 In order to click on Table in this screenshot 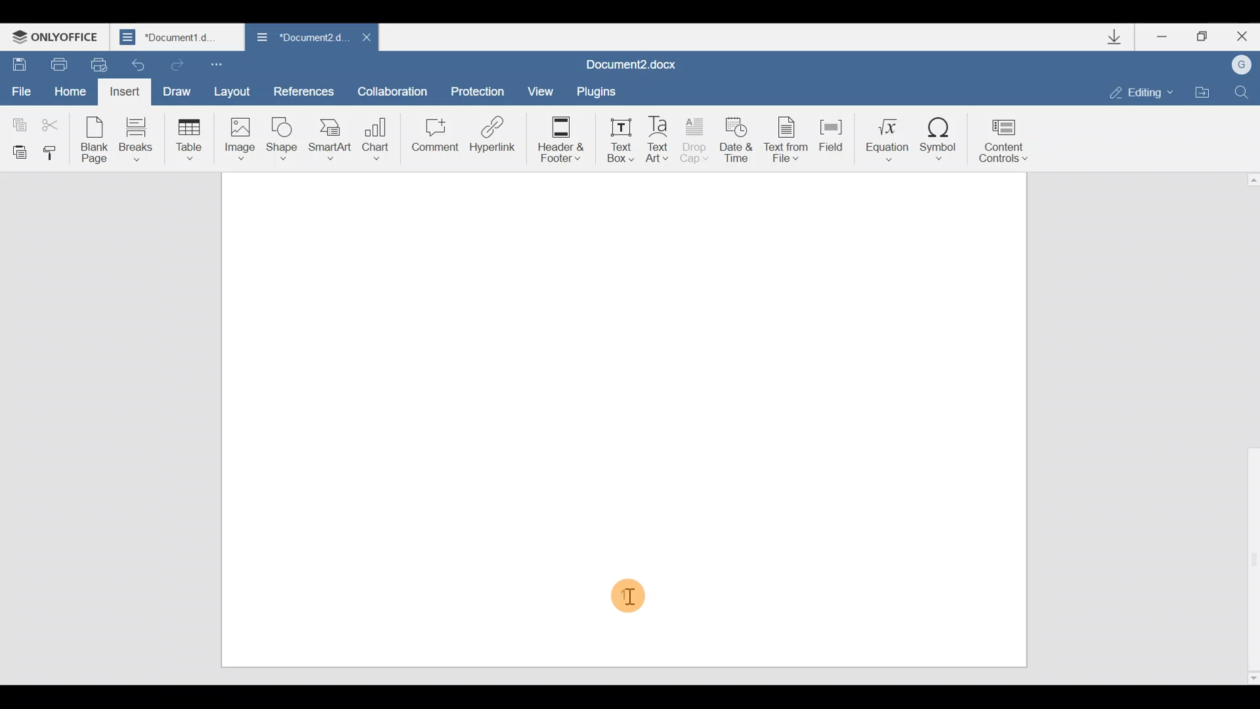, I will do `click(186, 139)`.